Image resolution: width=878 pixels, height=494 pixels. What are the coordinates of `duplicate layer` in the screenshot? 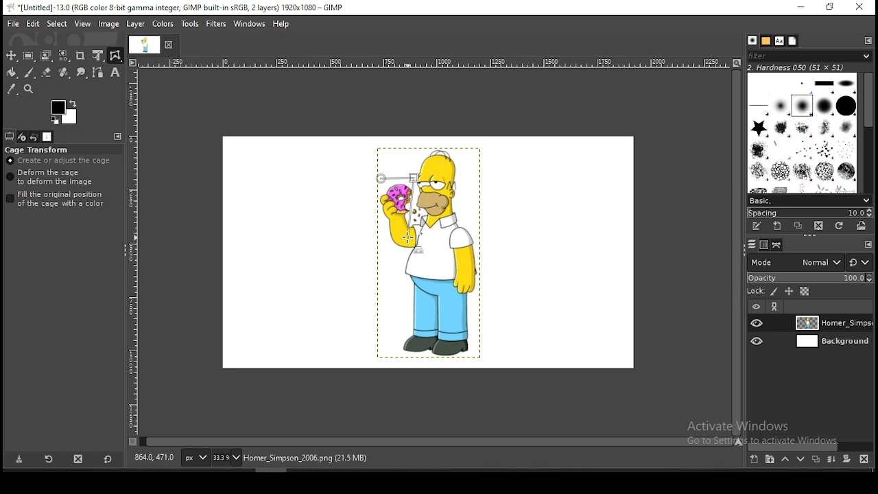 It's located at (816, 461).